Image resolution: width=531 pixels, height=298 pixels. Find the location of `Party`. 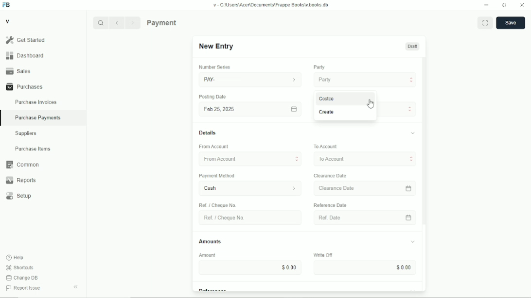

Party is located at coordinates (365, 79).